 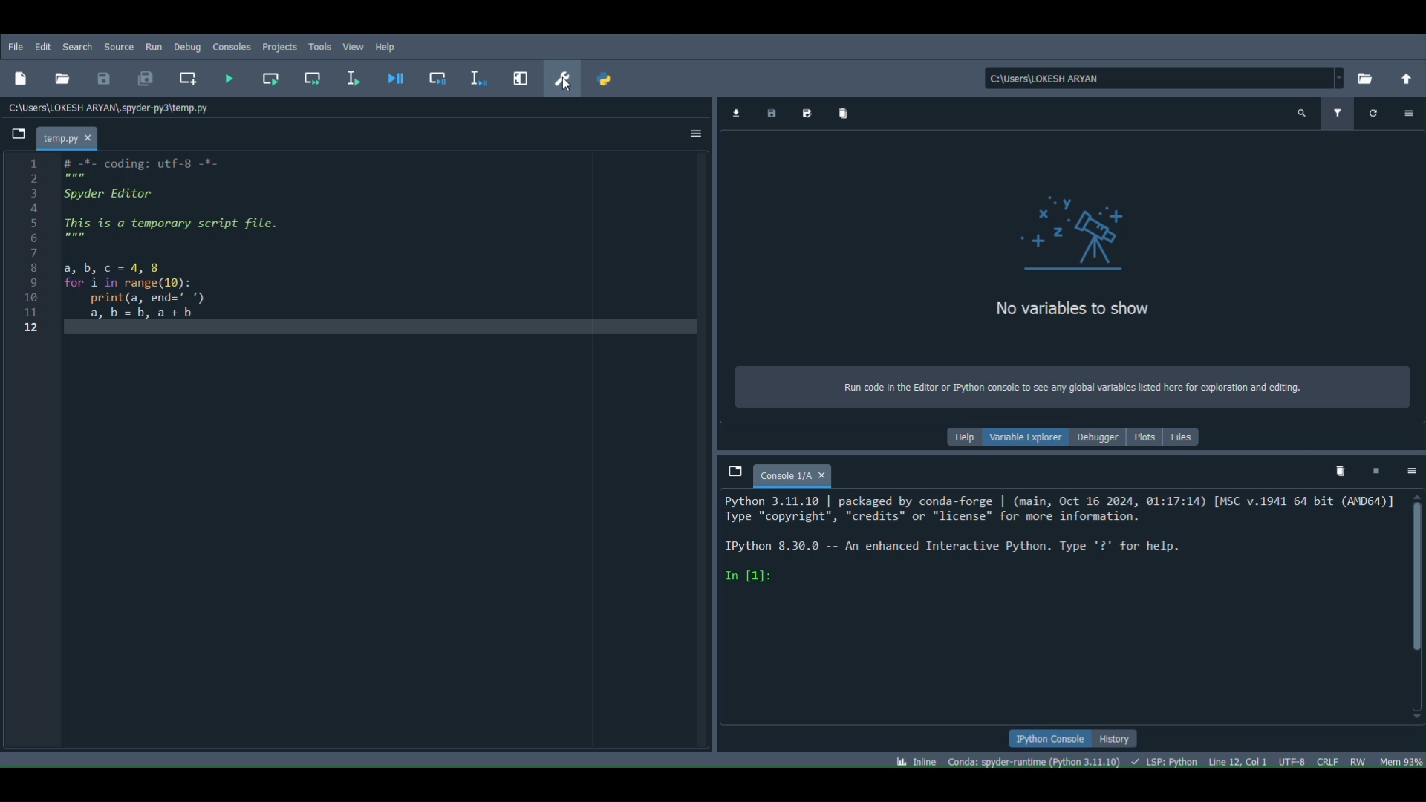 What do you see at coordinates (113, 105) in the screenshot?
I see `File path` at bounding box center [113, 105].